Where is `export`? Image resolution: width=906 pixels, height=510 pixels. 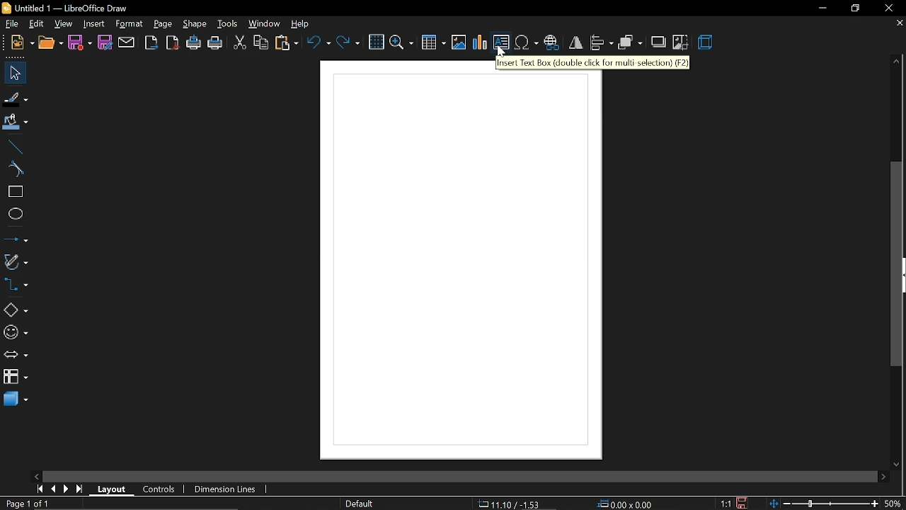 export is located at coordinates (151, 42).